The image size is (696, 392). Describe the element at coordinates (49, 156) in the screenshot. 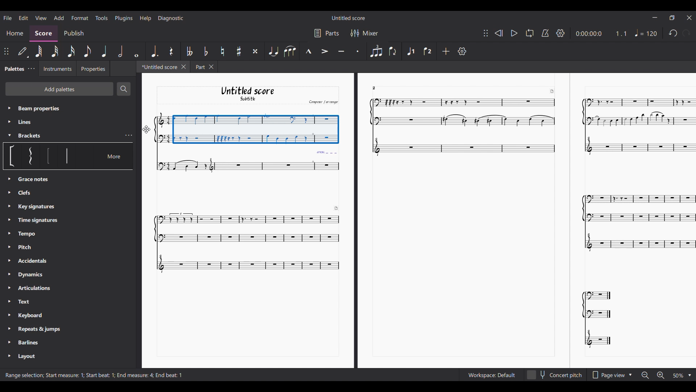

I see `Option under bracket section` at that location.